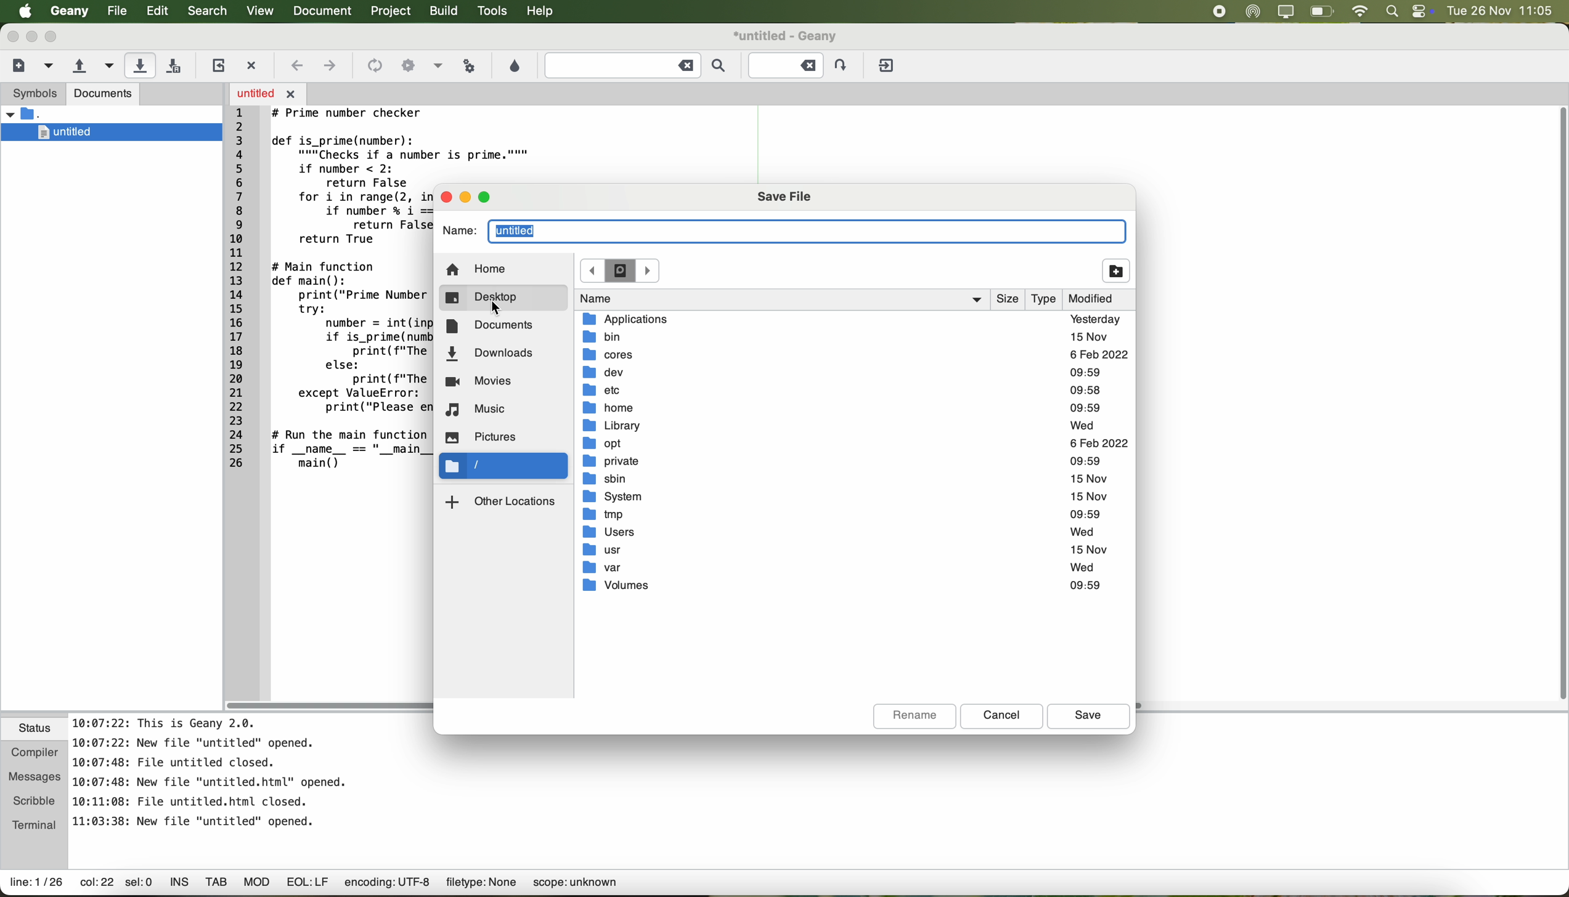  I want to click on messages, so click(35, 773).